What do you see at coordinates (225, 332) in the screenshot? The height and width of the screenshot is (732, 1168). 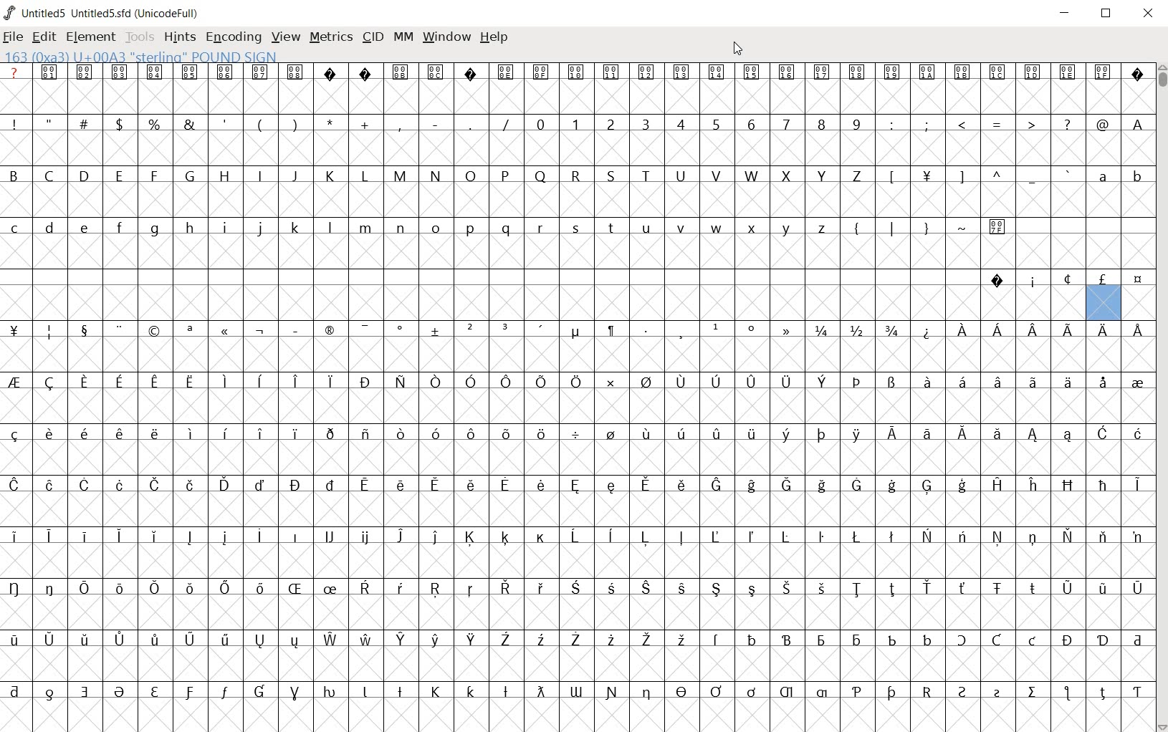 I see `Symbol` at bounding box center [225, 332].